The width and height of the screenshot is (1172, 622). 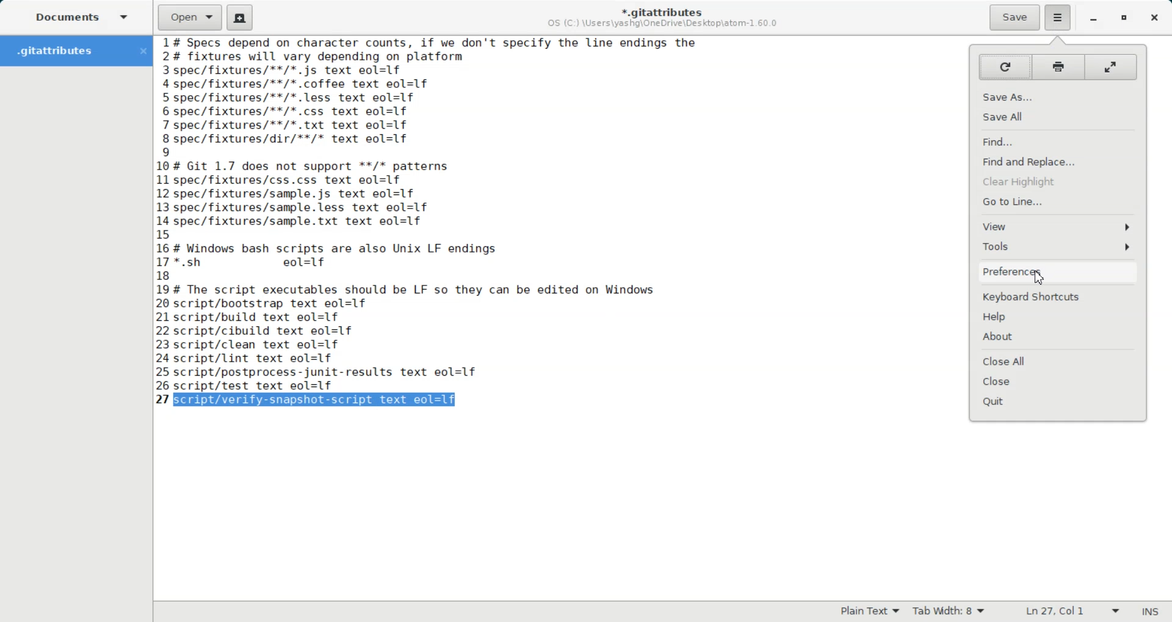 What do you see at coordinates (1014, 18) in the screenshot?
I see `Save` at bounding box center [1014, 18].